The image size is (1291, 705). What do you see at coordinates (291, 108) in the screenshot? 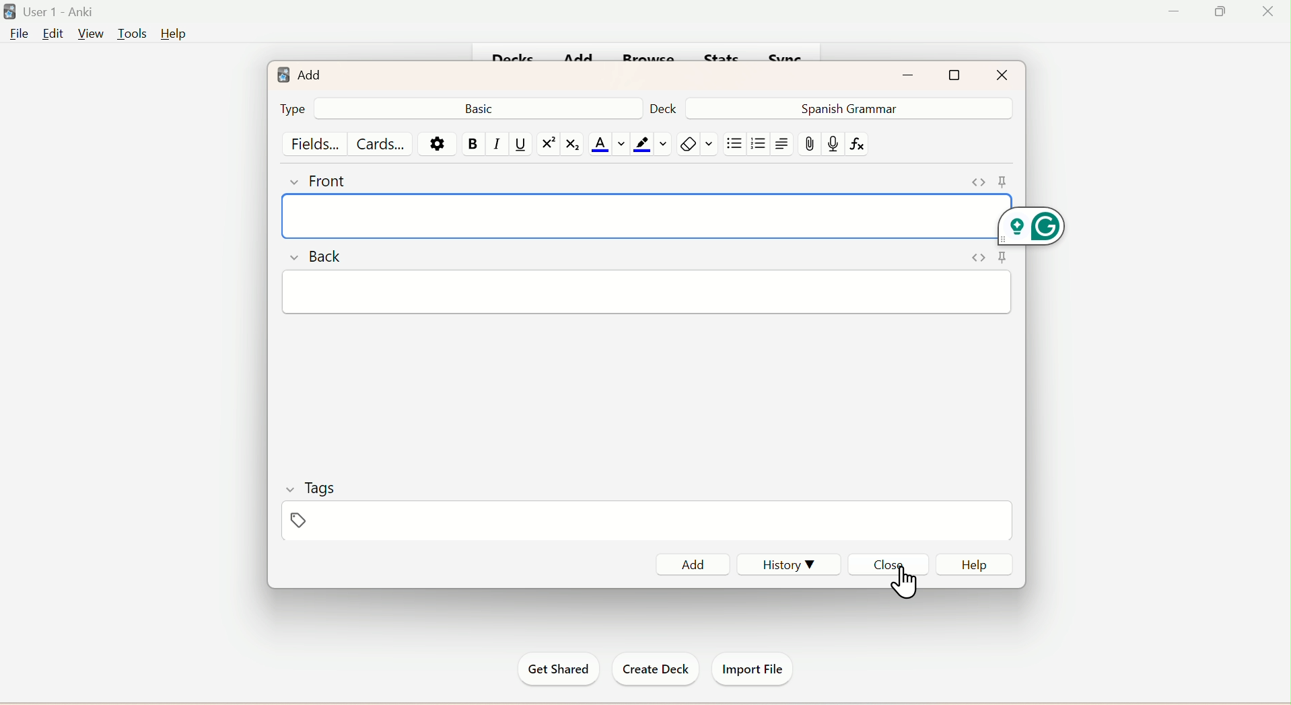
I see `Type` at bounding box center [291, 108].